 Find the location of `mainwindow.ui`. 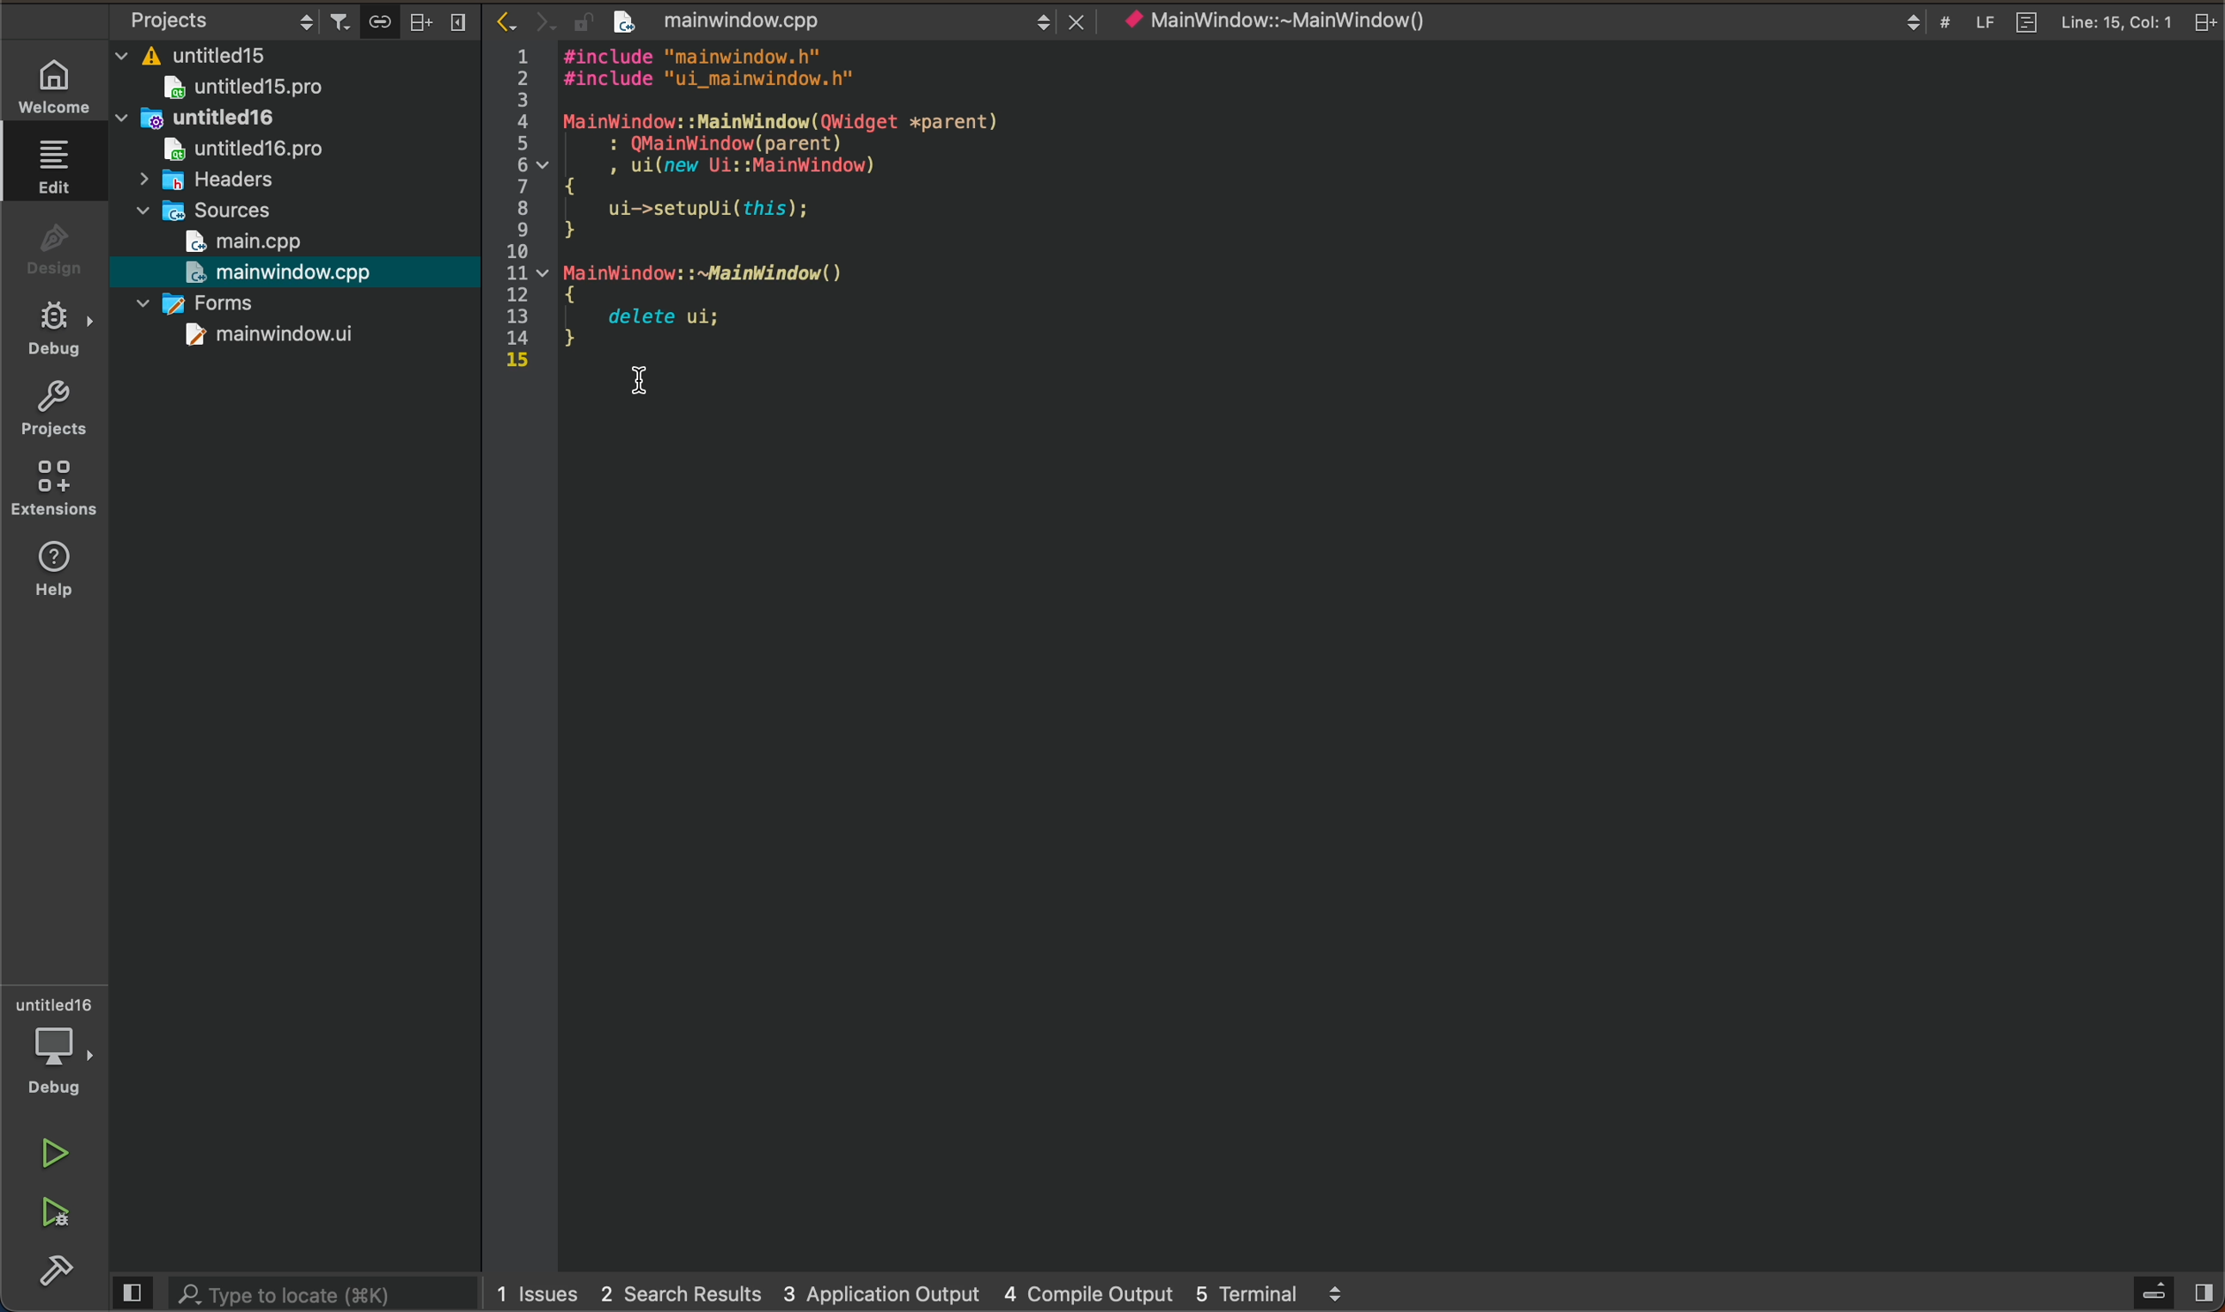

mainwindow.ui is located at coordinates (251, 340).